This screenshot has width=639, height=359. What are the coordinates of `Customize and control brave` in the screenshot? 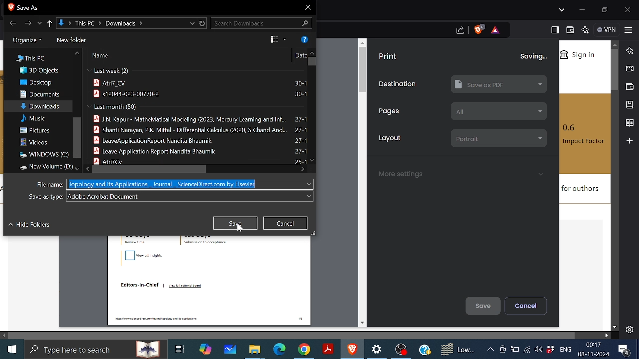 It's located at (629, 30).